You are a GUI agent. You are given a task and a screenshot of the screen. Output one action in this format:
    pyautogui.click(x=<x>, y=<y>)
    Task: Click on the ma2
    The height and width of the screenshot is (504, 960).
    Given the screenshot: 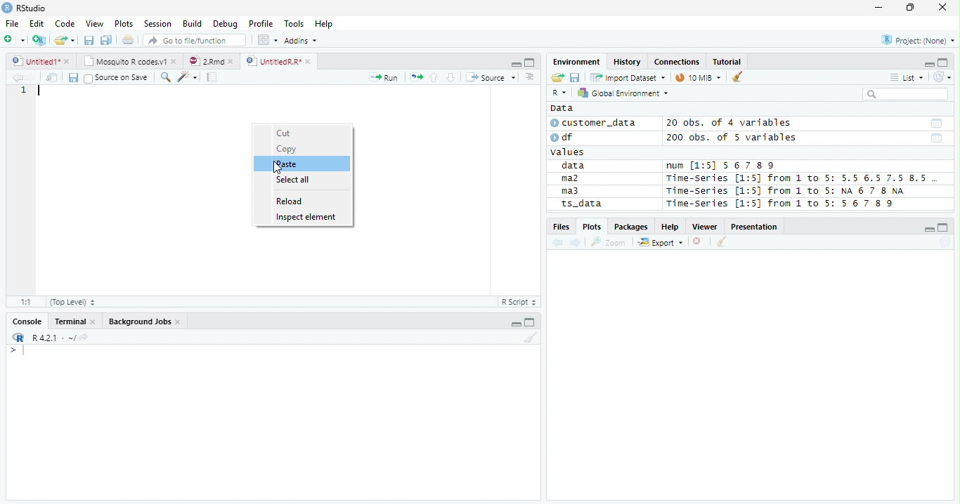 What is the action you would take?
    pyautogui.click(x=573, y=180)
    